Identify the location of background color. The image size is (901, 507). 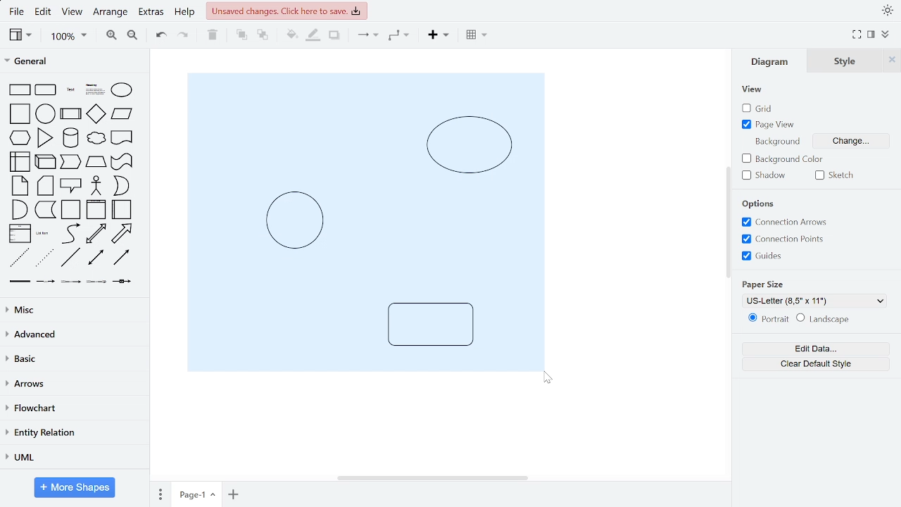
(783, 159).